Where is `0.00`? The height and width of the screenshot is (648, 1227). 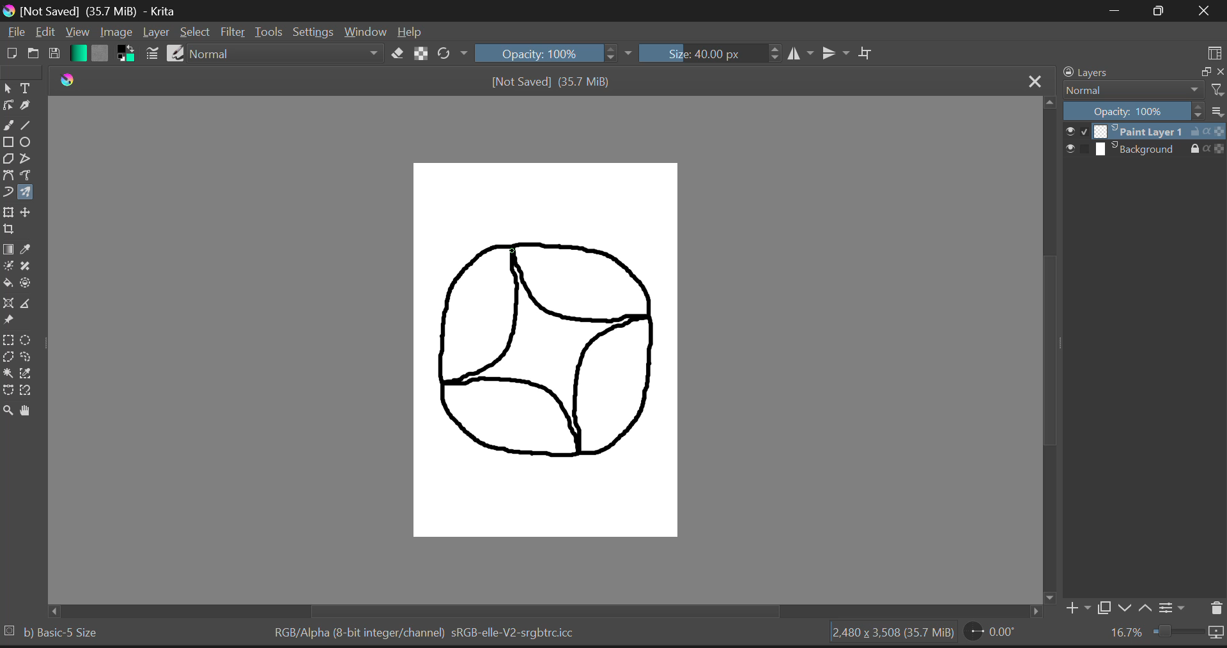
0.00 is located at coordinates (992, 634).